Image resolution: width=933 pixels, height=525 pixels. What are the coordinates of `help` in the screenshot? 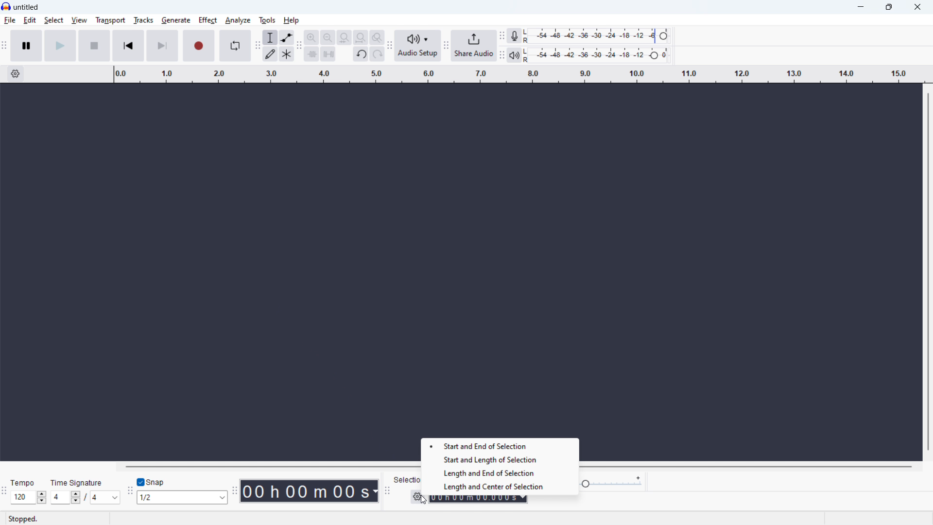 It's located at (292, 20).